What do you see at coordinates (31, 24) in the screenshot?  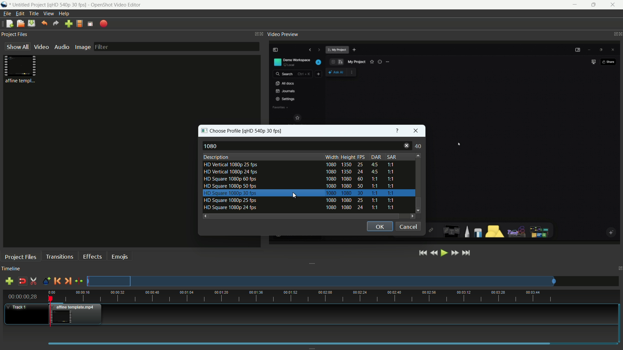 I see `save file` at bounding box center [31, 24].